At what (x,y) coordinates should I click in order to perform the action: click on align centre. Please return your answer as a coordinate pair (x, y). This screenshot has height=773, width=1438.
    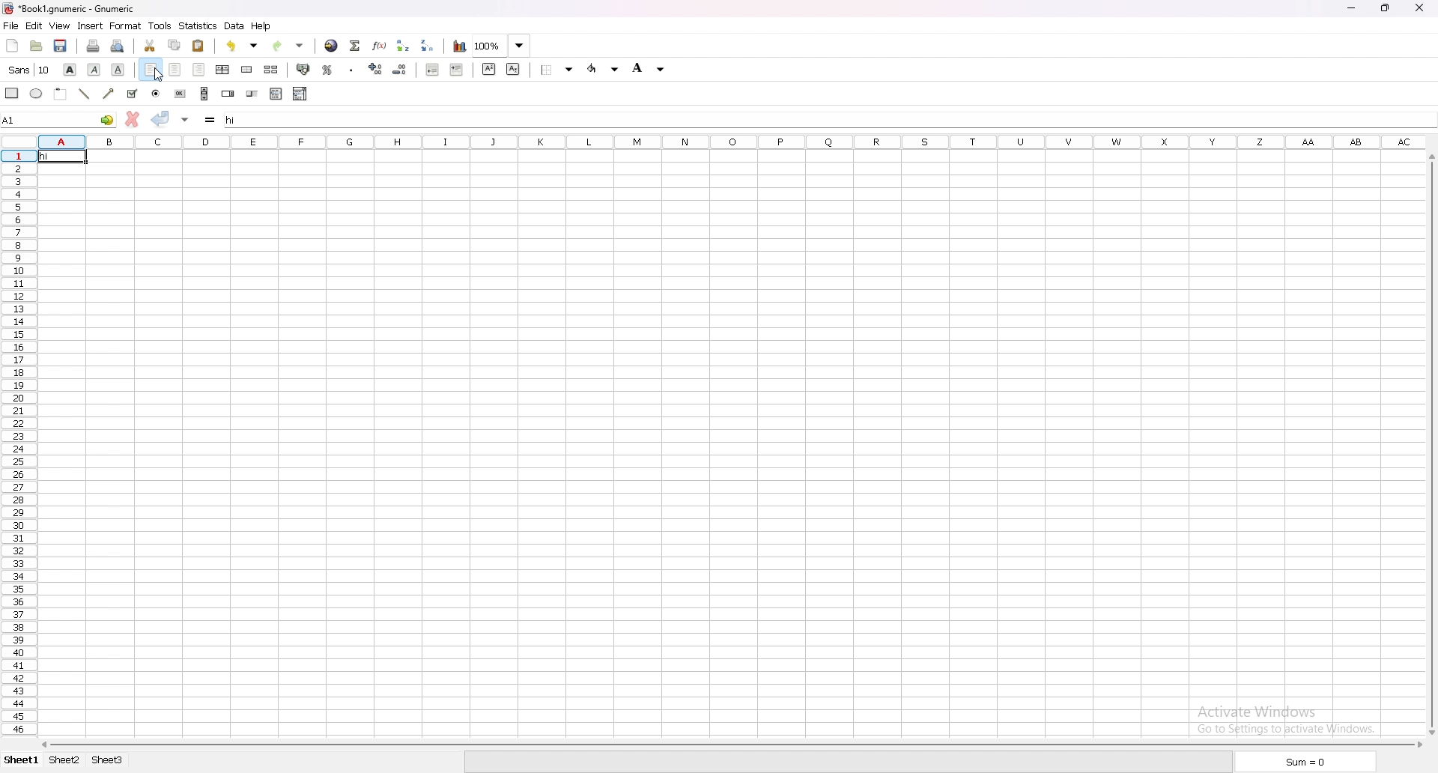
    Looking at the image, I should click on (175, 70).